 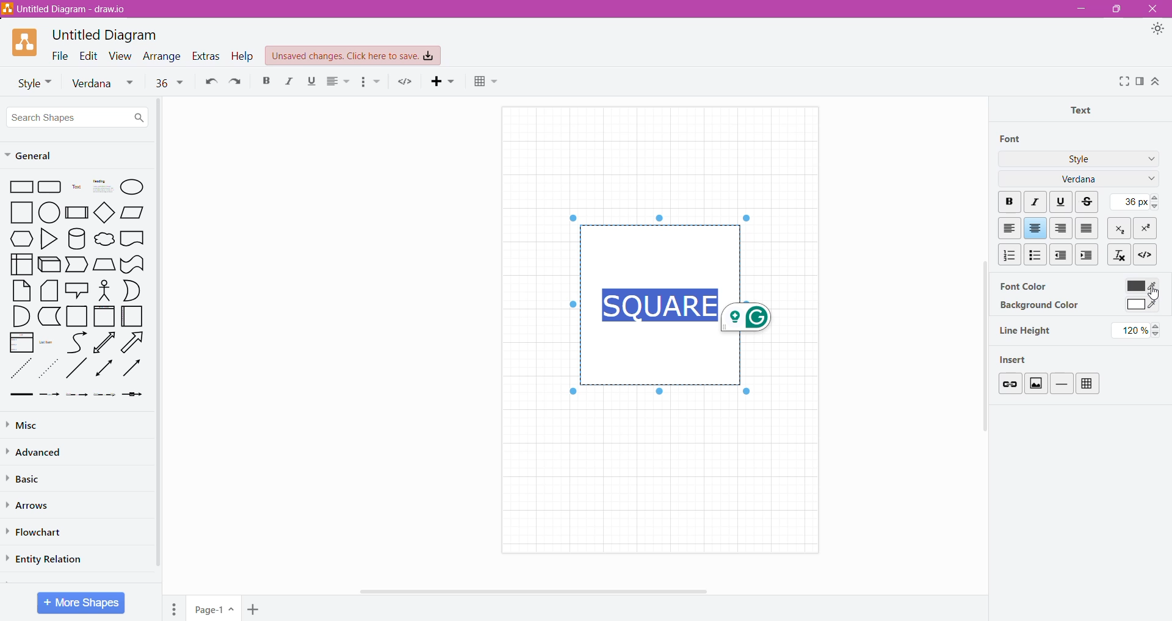 What do you see at coordinates (21, 239) in the screenshot?
I see `hexagon` at bounding box center [21, 239].